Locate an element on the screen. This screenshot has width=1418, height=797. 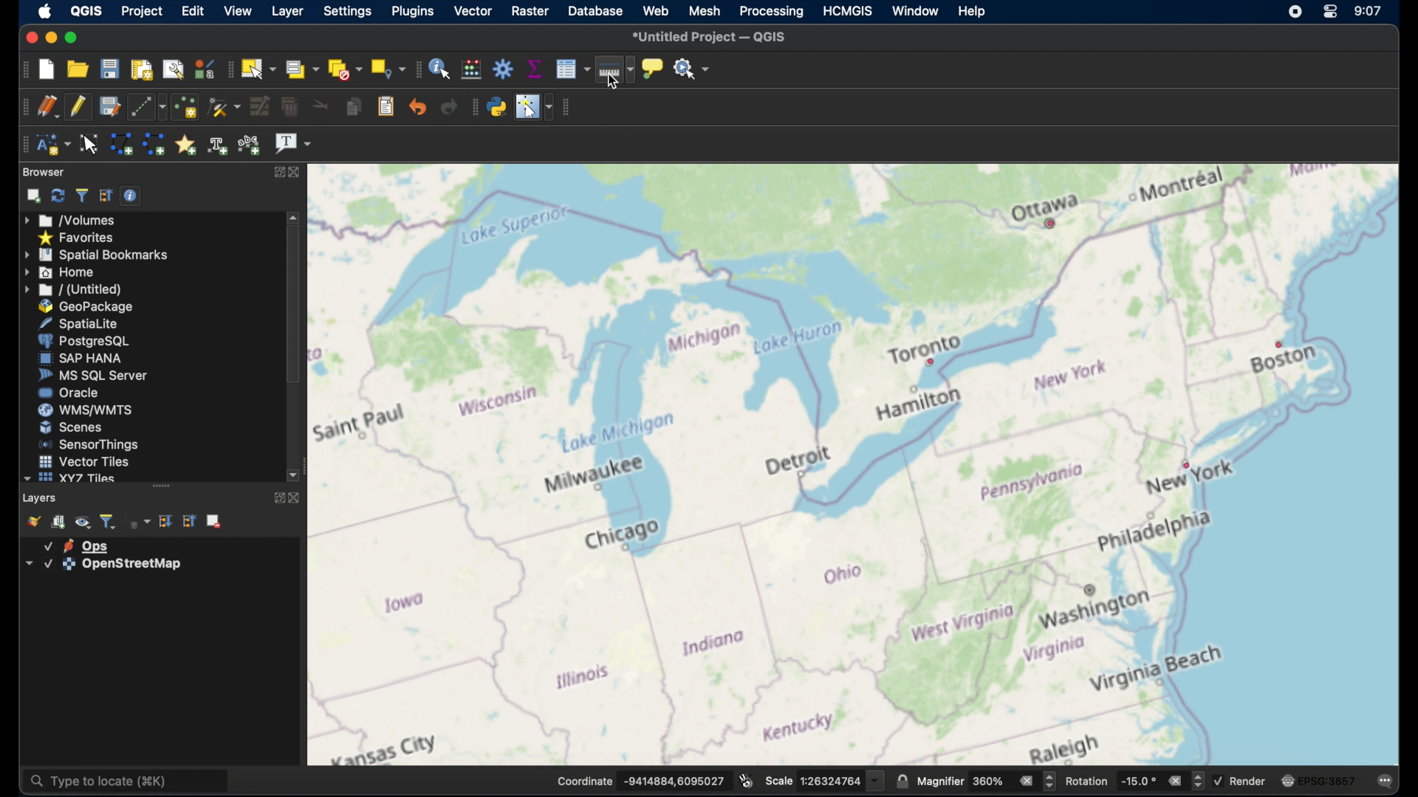
scenes is located at coordinates (70, 427).